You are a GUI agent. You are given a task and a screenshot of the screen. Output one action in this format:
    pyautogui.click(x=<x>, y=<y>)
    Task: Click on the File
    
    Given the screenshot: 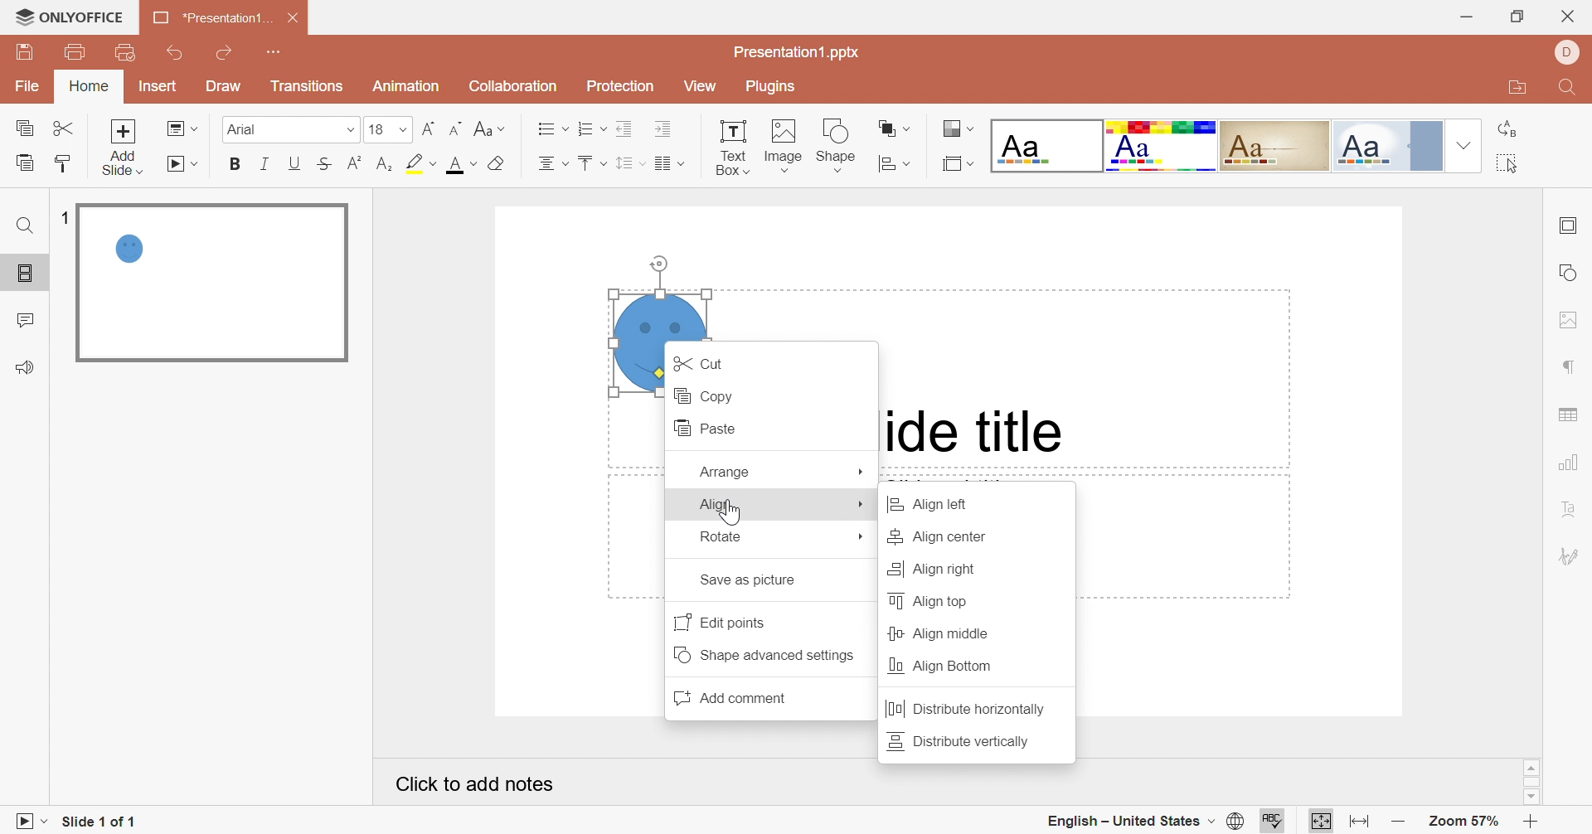 What is the action you would take?
    pyautogui.click(x=32, y=88)
    